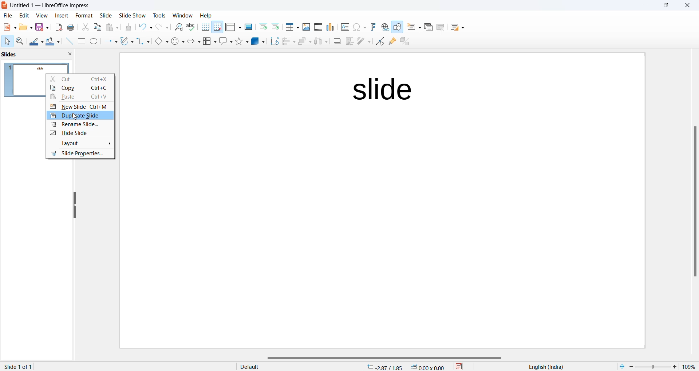 This screenshot has width=699, height=371. I want to click on Print, so click(72, 27).